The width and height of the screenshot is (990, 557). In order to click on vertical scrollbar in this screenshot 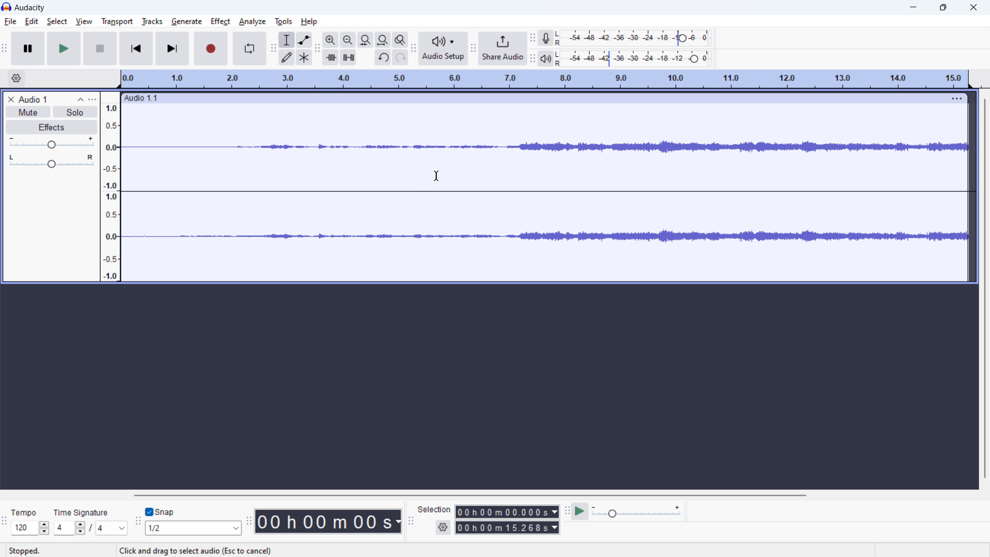, I will do `click(985, 288)`.